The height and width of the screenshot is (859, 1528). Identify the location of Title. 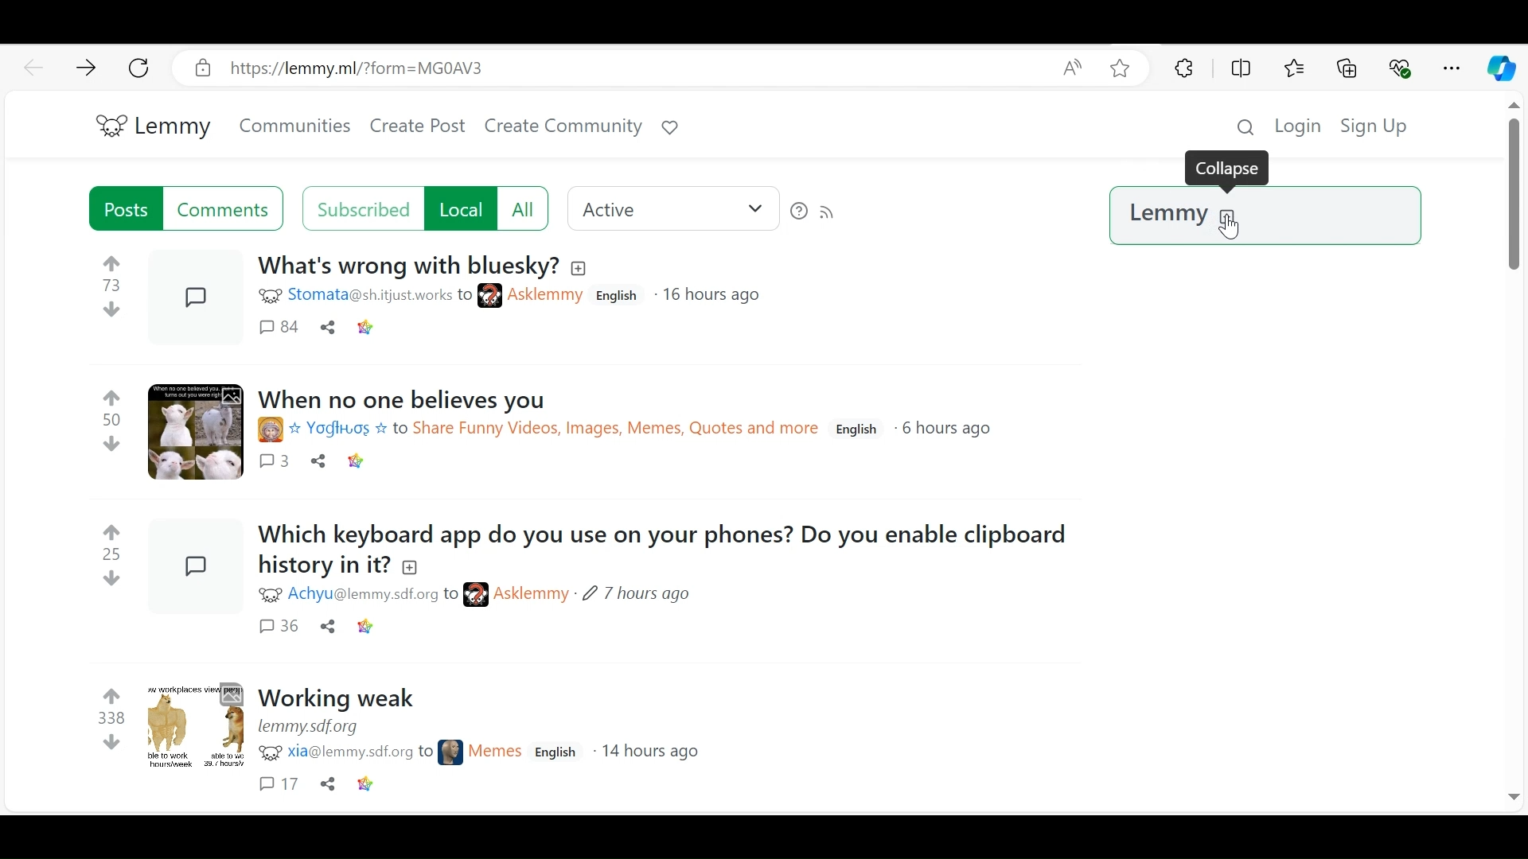
(410, 266).